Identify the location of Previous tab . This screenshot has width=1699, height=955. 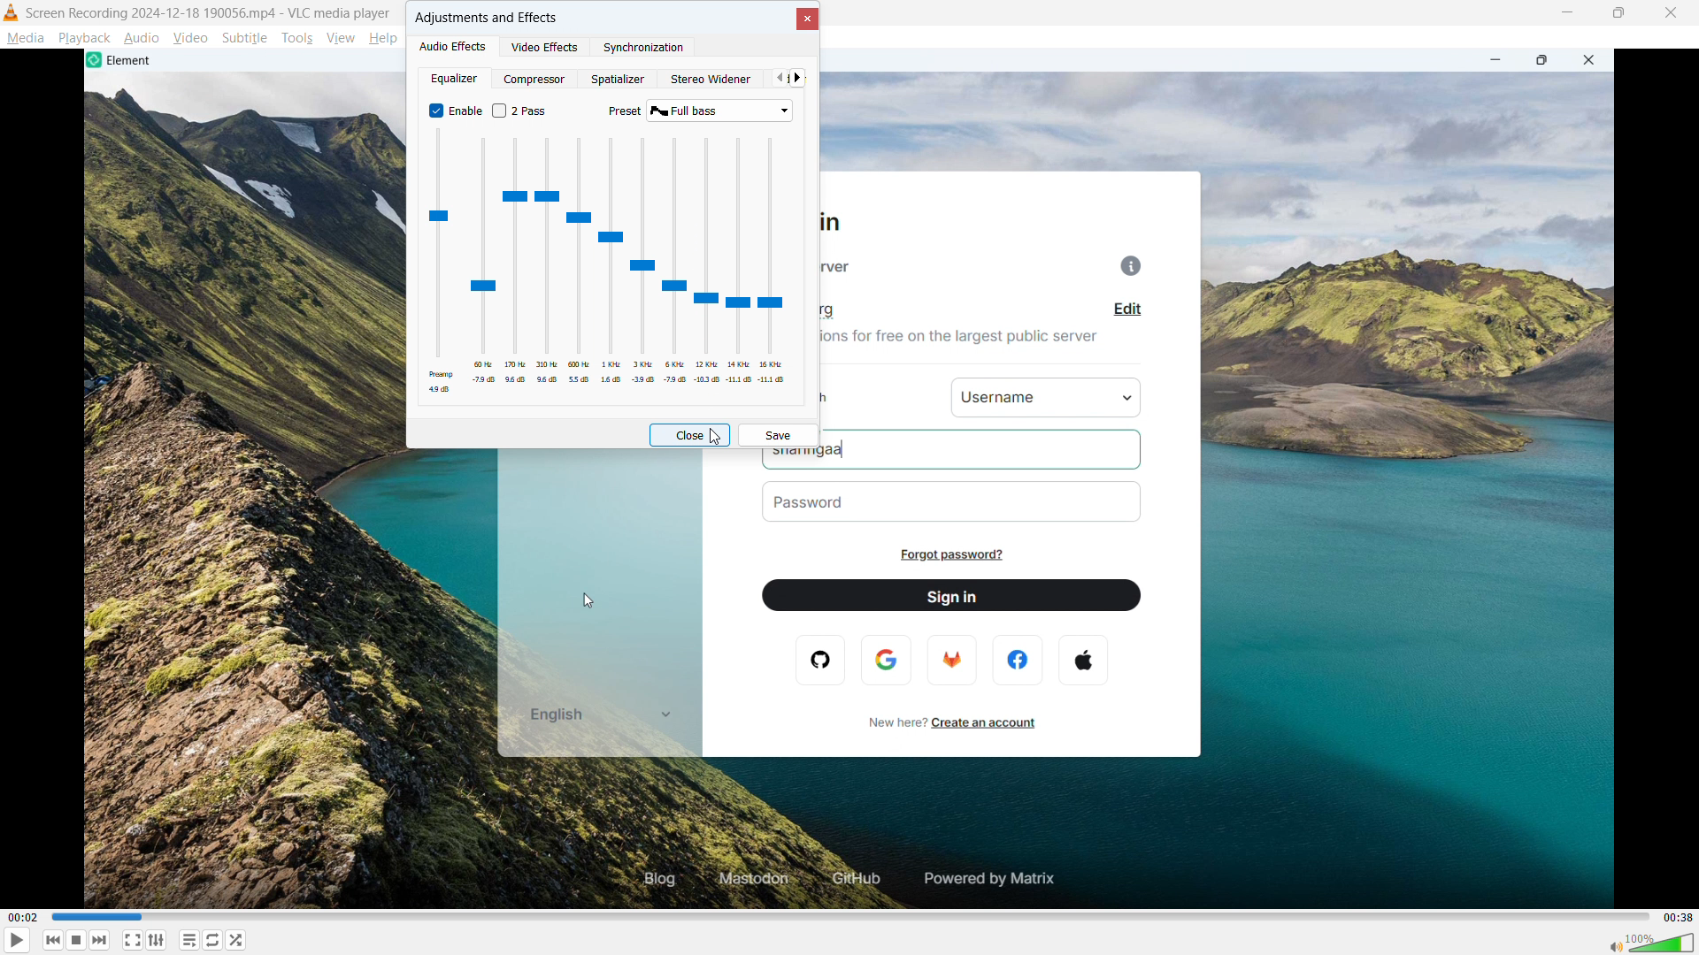
(778, 78).